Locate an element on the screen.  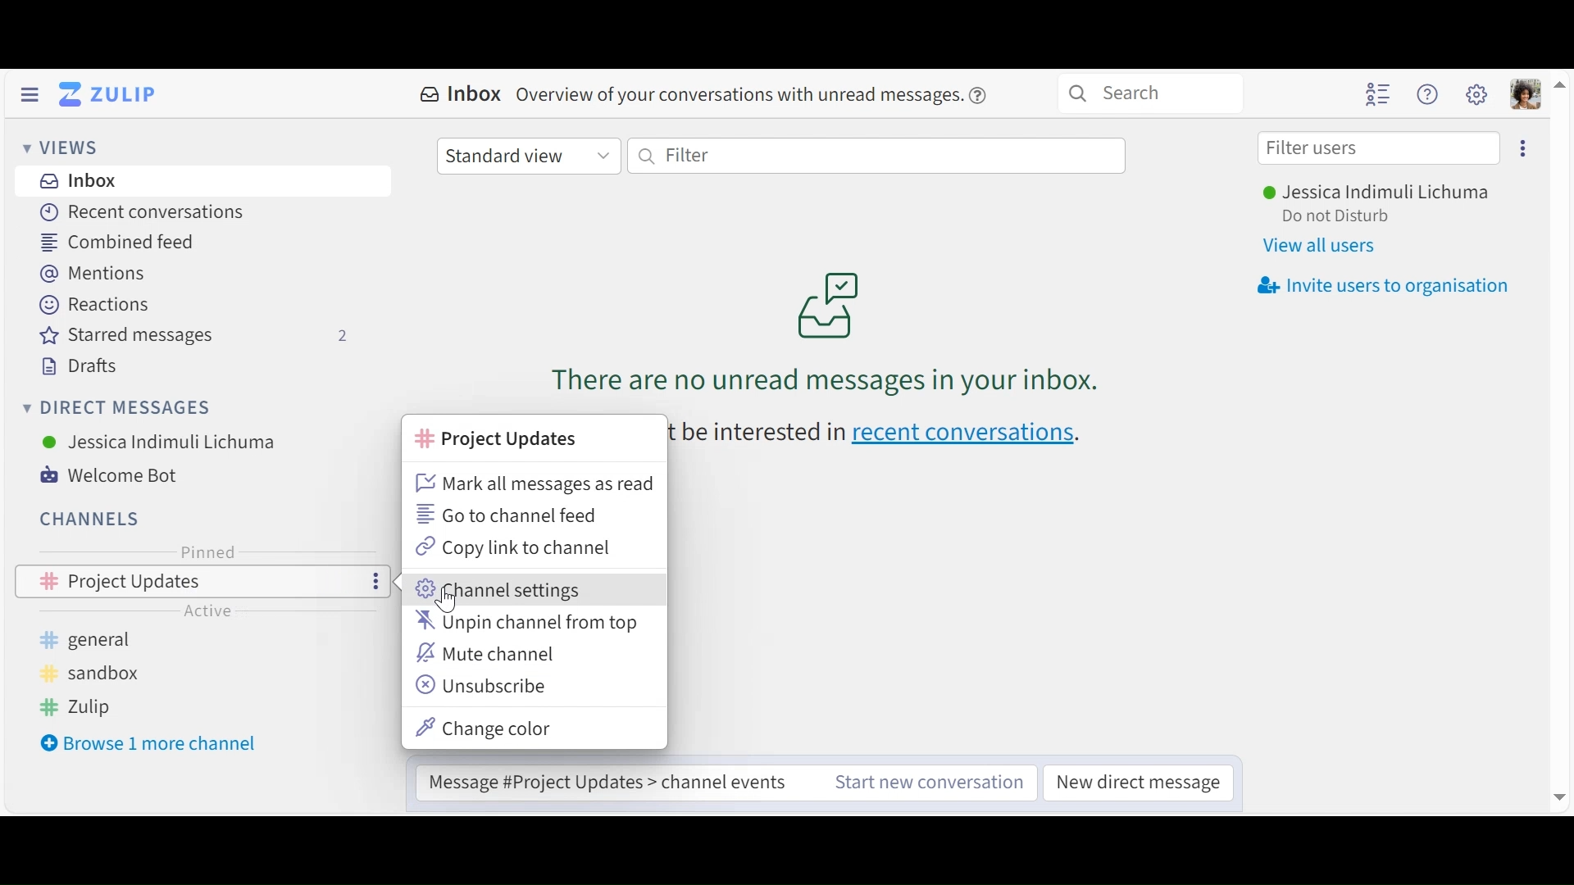
Go to Feed is located at coordinates (509, 515).